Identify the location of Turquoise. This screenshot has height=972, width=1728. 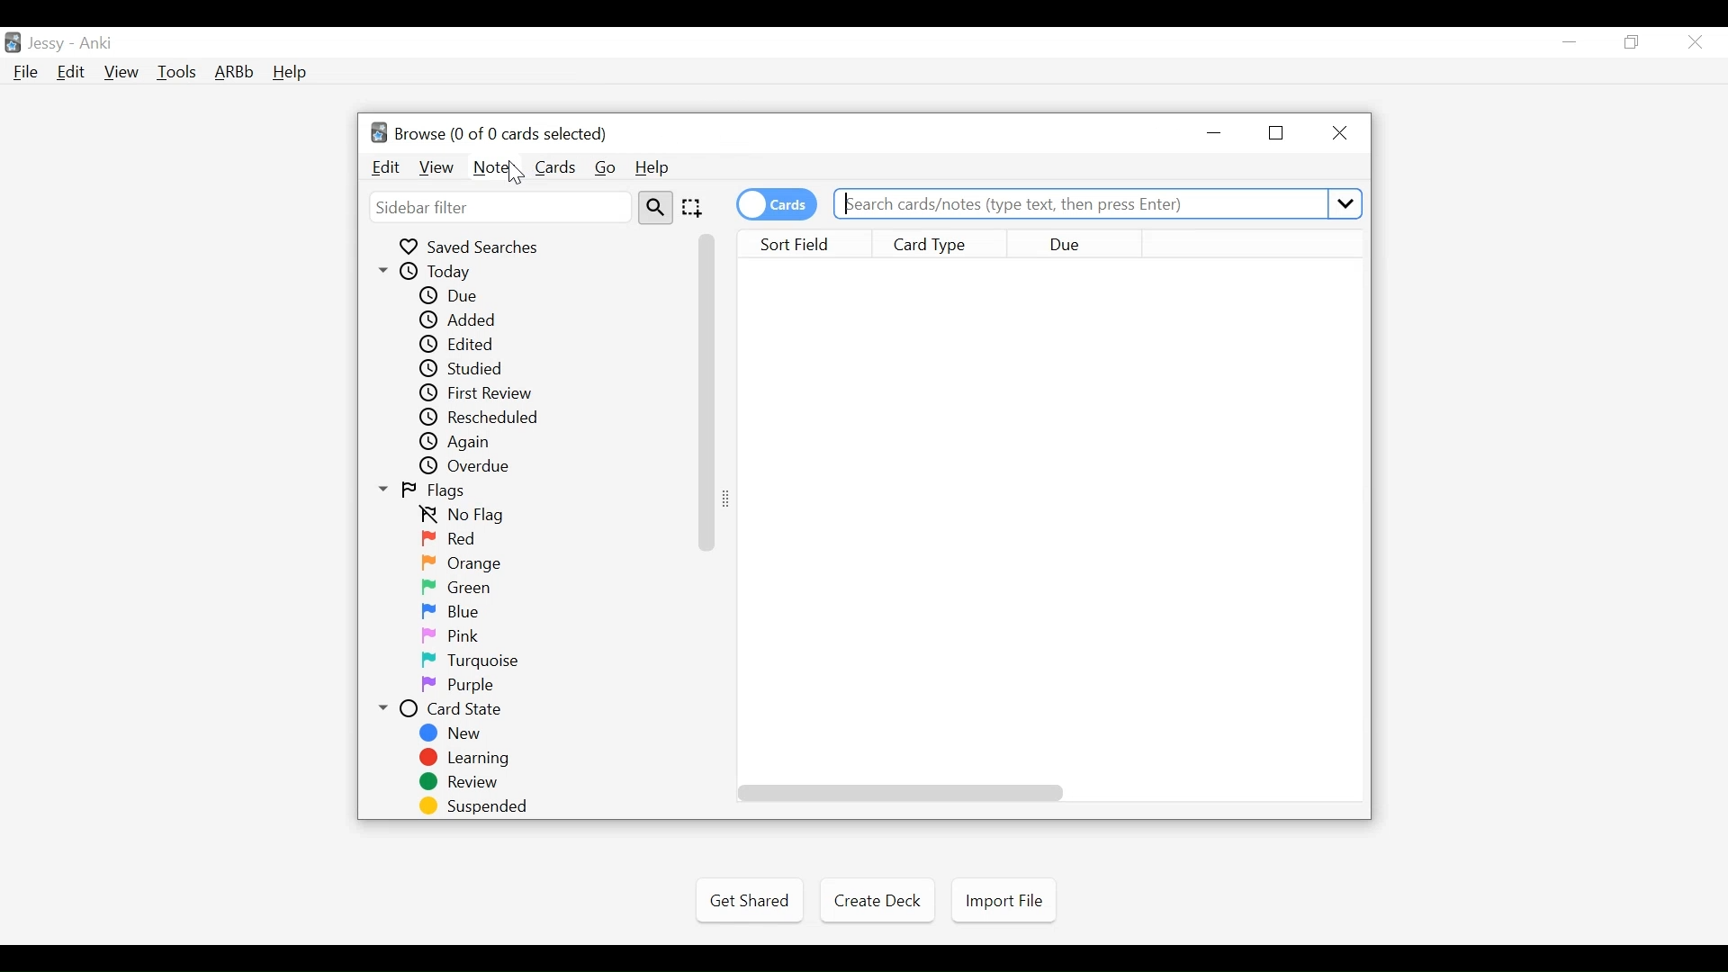
(474, 661).